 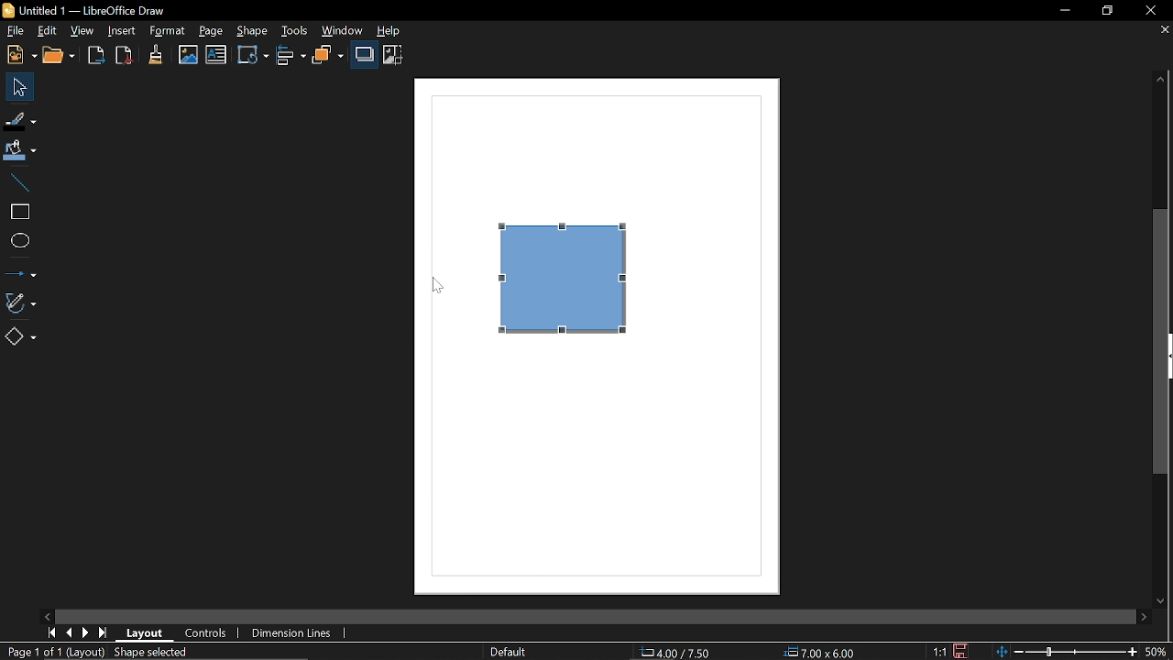 I want to click on Fill color, so click(x=23, y=148).